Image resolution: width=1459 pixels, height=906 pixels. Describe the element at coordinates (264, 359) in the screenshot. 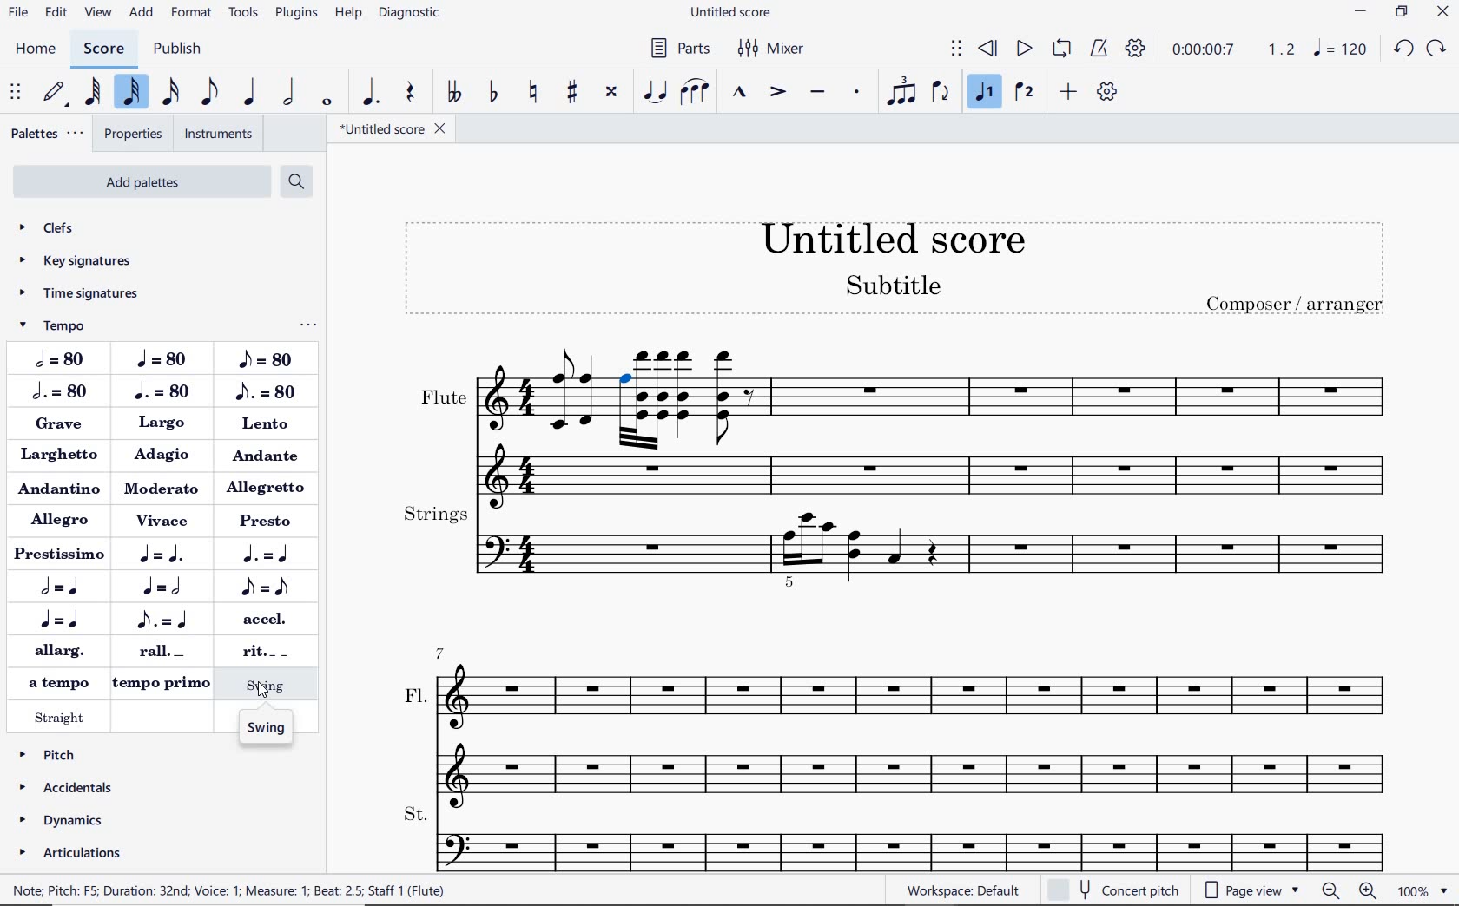

I see `EIGHTH NOTE` at that location.